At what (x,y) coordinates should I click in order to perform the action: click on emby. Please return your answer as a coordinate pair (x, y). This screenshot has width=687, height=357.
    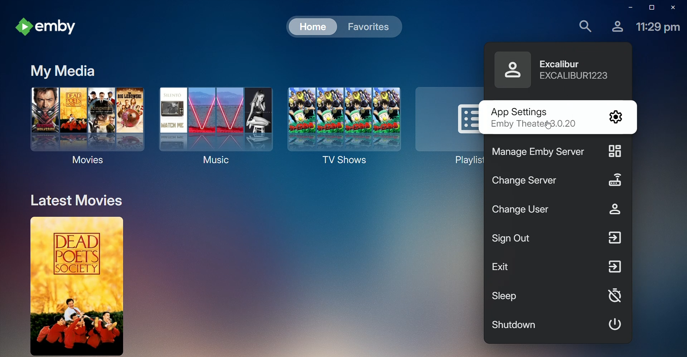
    Looking at the image, I should click on (47, 28).